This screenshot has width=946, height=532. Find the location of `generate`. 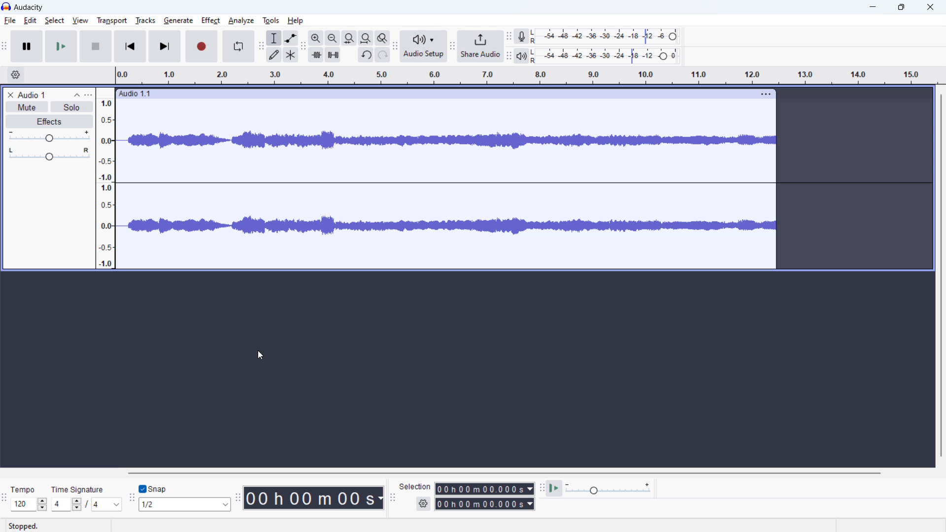

generate is located at coordinates (178, 21).